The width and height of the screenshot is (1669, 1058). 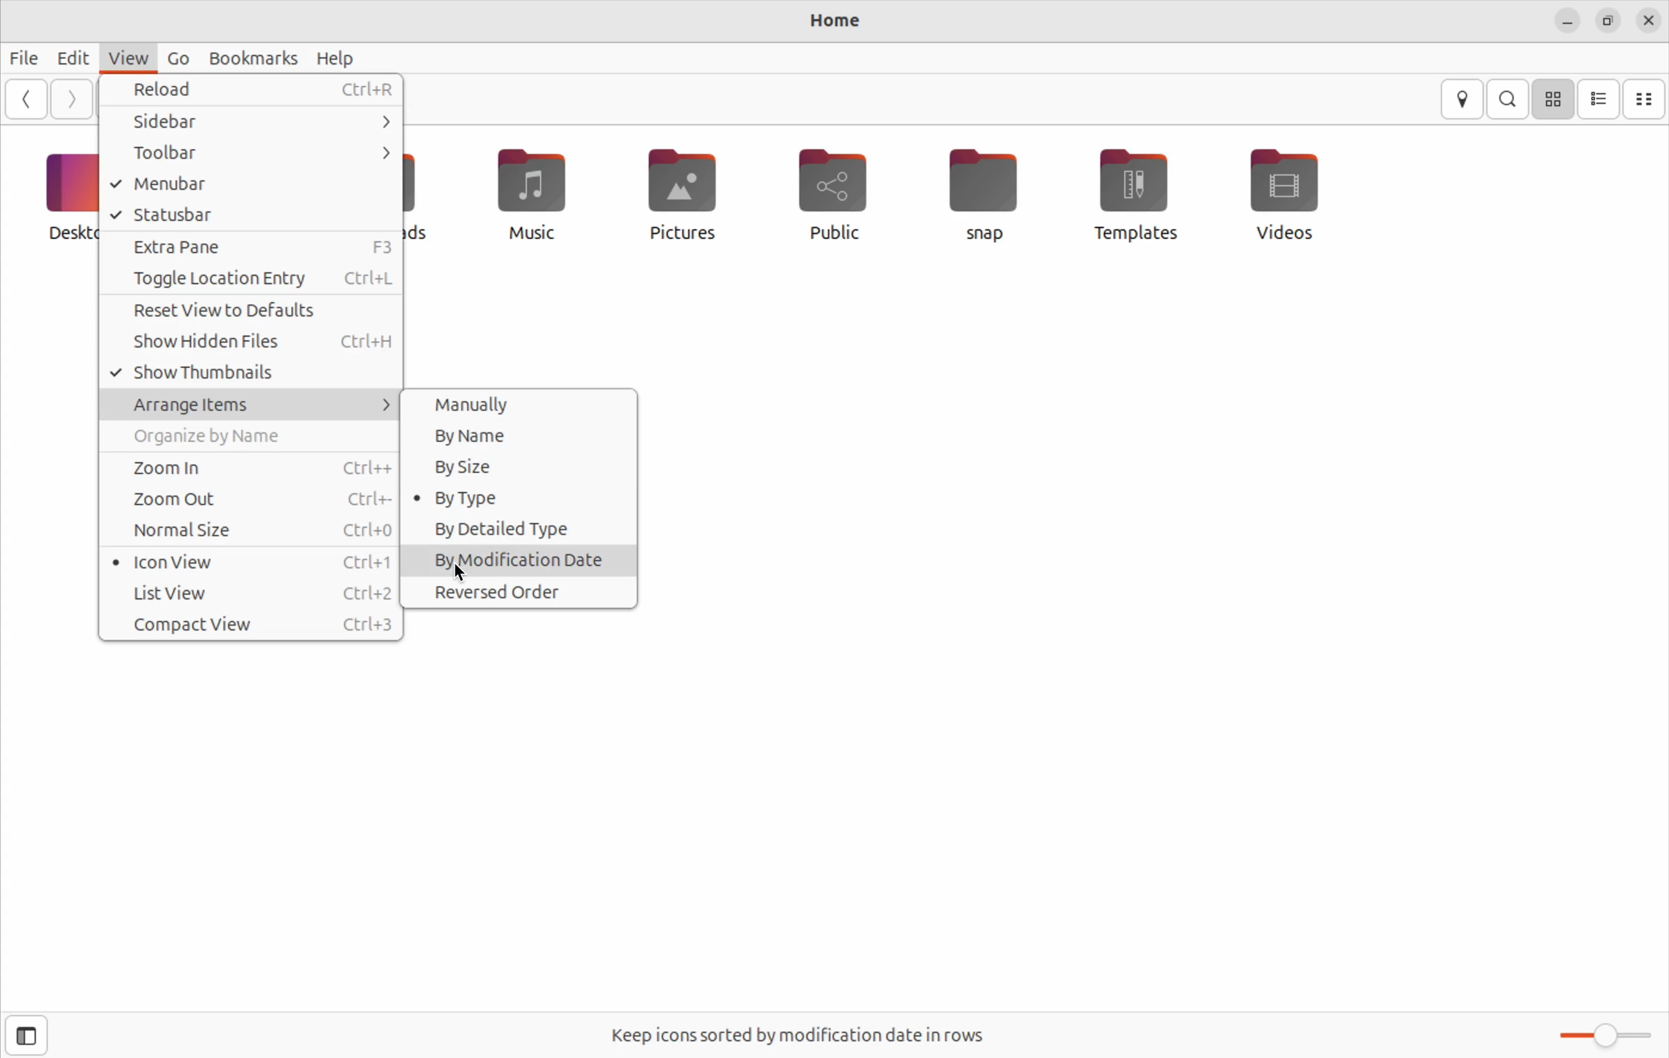 I want to click on manually, so click(x=516, y=403).